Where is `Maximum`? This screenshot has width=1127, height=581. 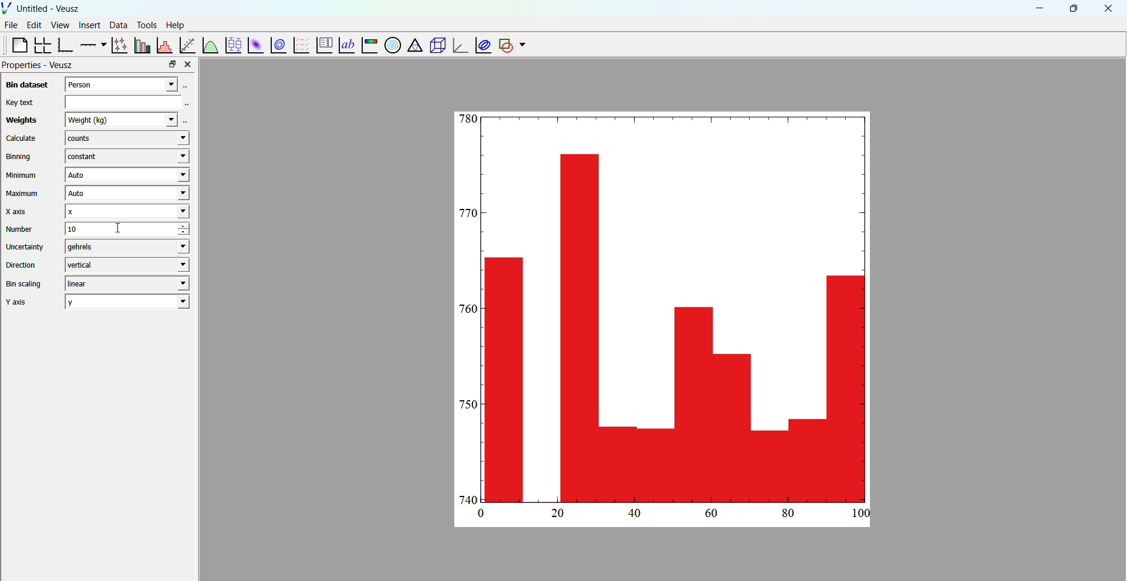
Maximum is located at coordinates (23, 194).